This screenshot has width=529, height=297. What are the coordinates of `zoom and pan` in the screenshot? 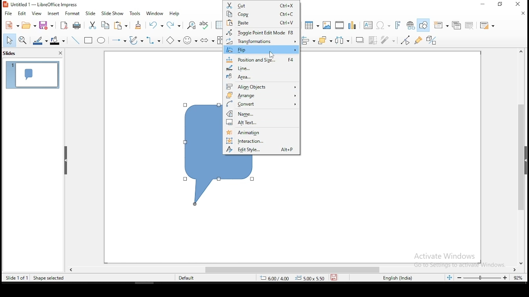 It's located at (23, 41).